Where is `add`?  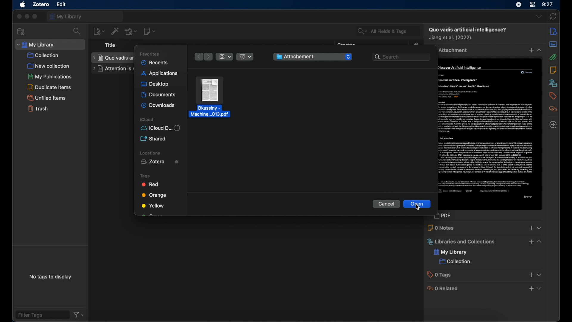
add is located at coordinates (531, 242).